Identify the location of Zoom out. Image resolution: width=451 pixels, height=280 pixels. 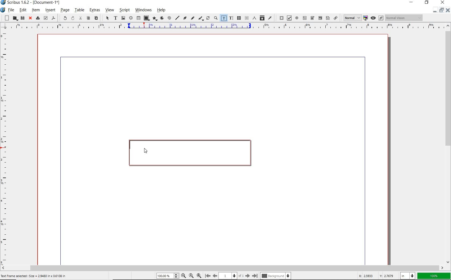
(183, 276).